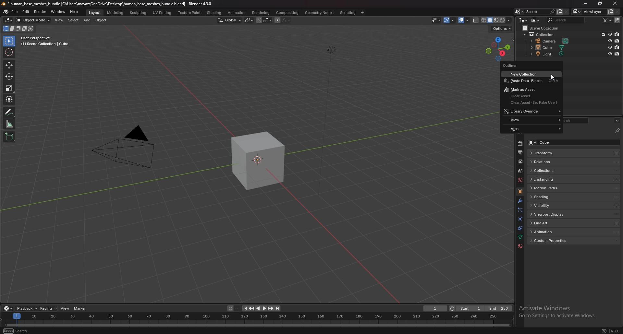 The width and height of the screenshot is (623, 334). What do you see at coordinates (18, 330) in the screenshot?
I see `search` at bounding box center [18, 330].